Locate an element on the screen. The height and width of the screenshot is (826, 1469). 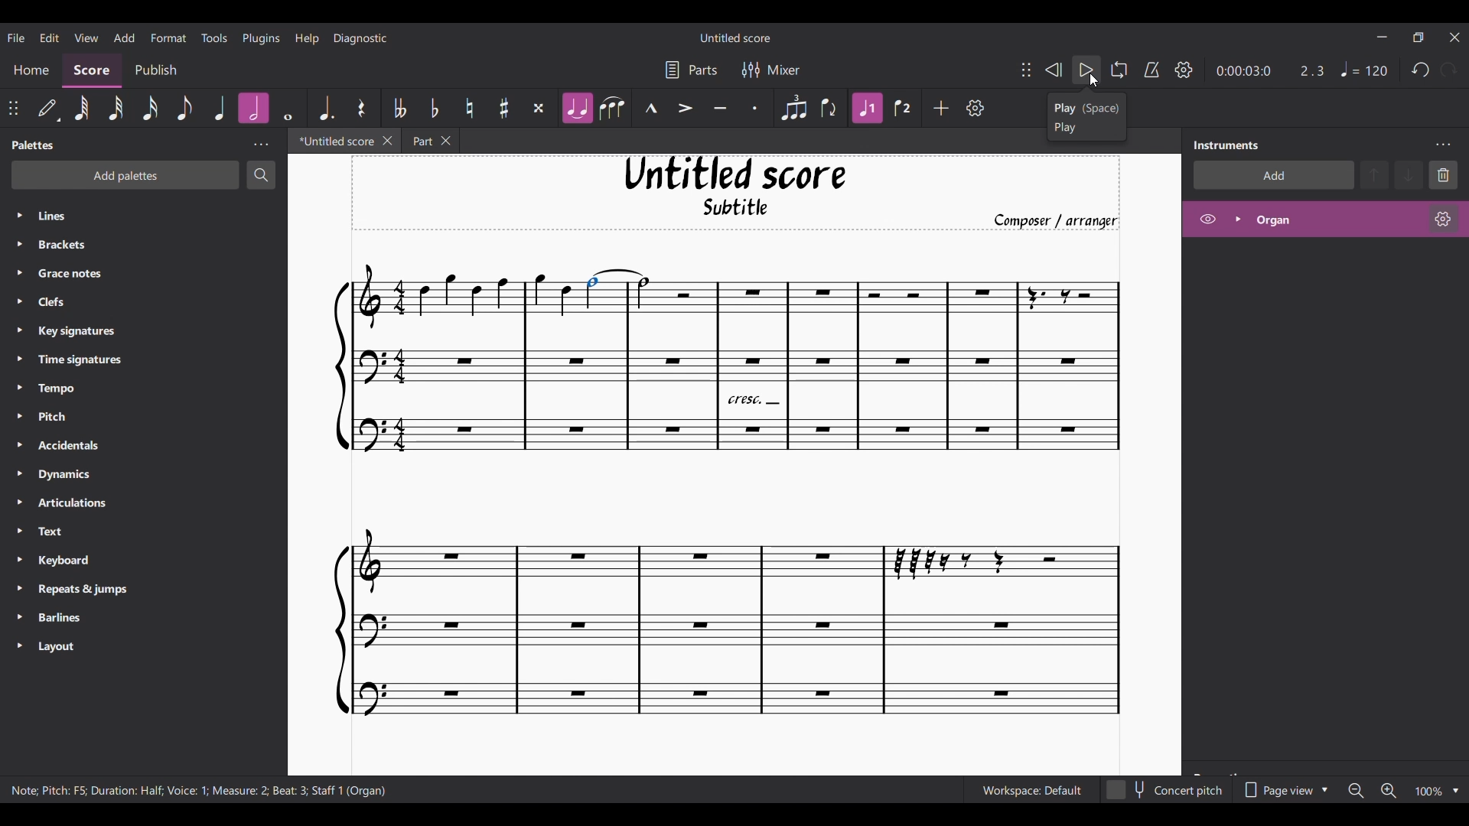
Help menu is located at coordinates (308, 38).